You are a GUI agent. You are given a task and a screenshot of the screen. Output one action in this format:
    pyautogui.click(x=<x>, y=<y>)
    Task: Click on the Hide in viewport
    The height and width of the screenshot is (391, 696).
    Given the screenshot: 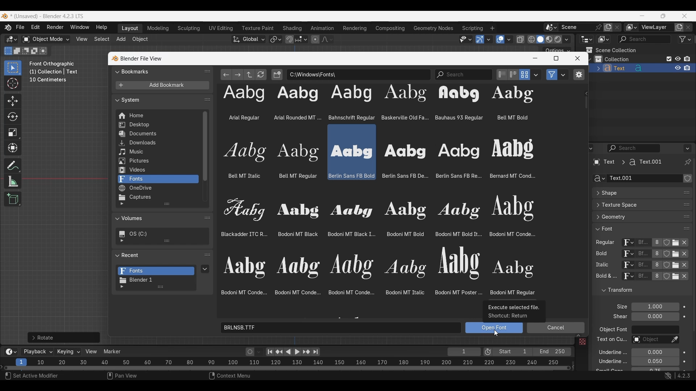 What is the action you would take?
    pyautogui.click(x=678, y=59)
    